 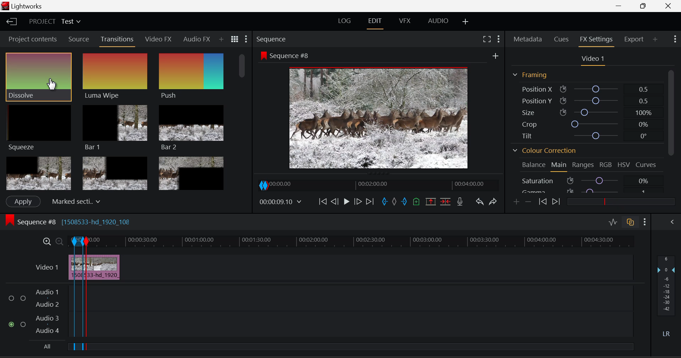 What do you see at coordinates (406, 22) in the screenshot?
I see `VFX Layout` at bounding box center [406, 22].